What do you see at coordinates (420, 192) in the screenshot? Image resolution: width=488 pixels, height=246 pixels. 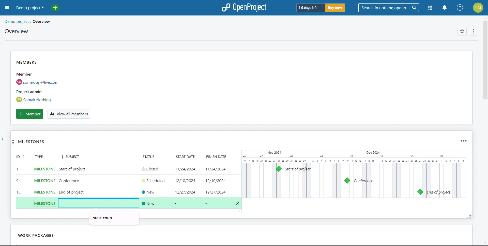 I see `milestone 13` at bounding box center [420, 192].